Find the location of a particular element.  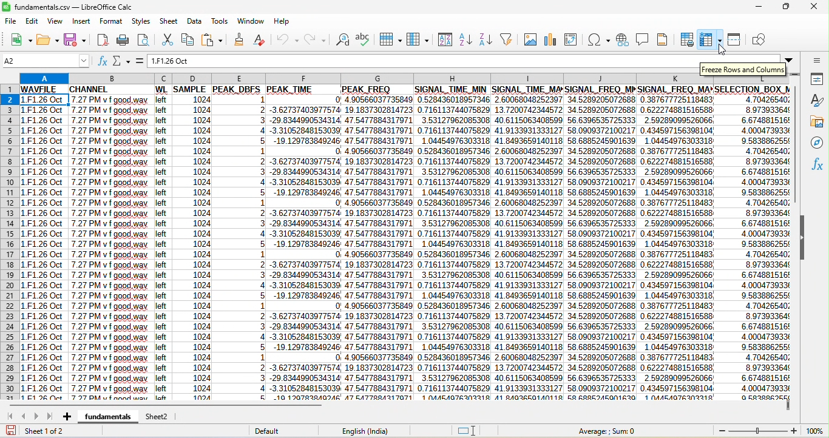

special character is located at coordinates (599, 39).